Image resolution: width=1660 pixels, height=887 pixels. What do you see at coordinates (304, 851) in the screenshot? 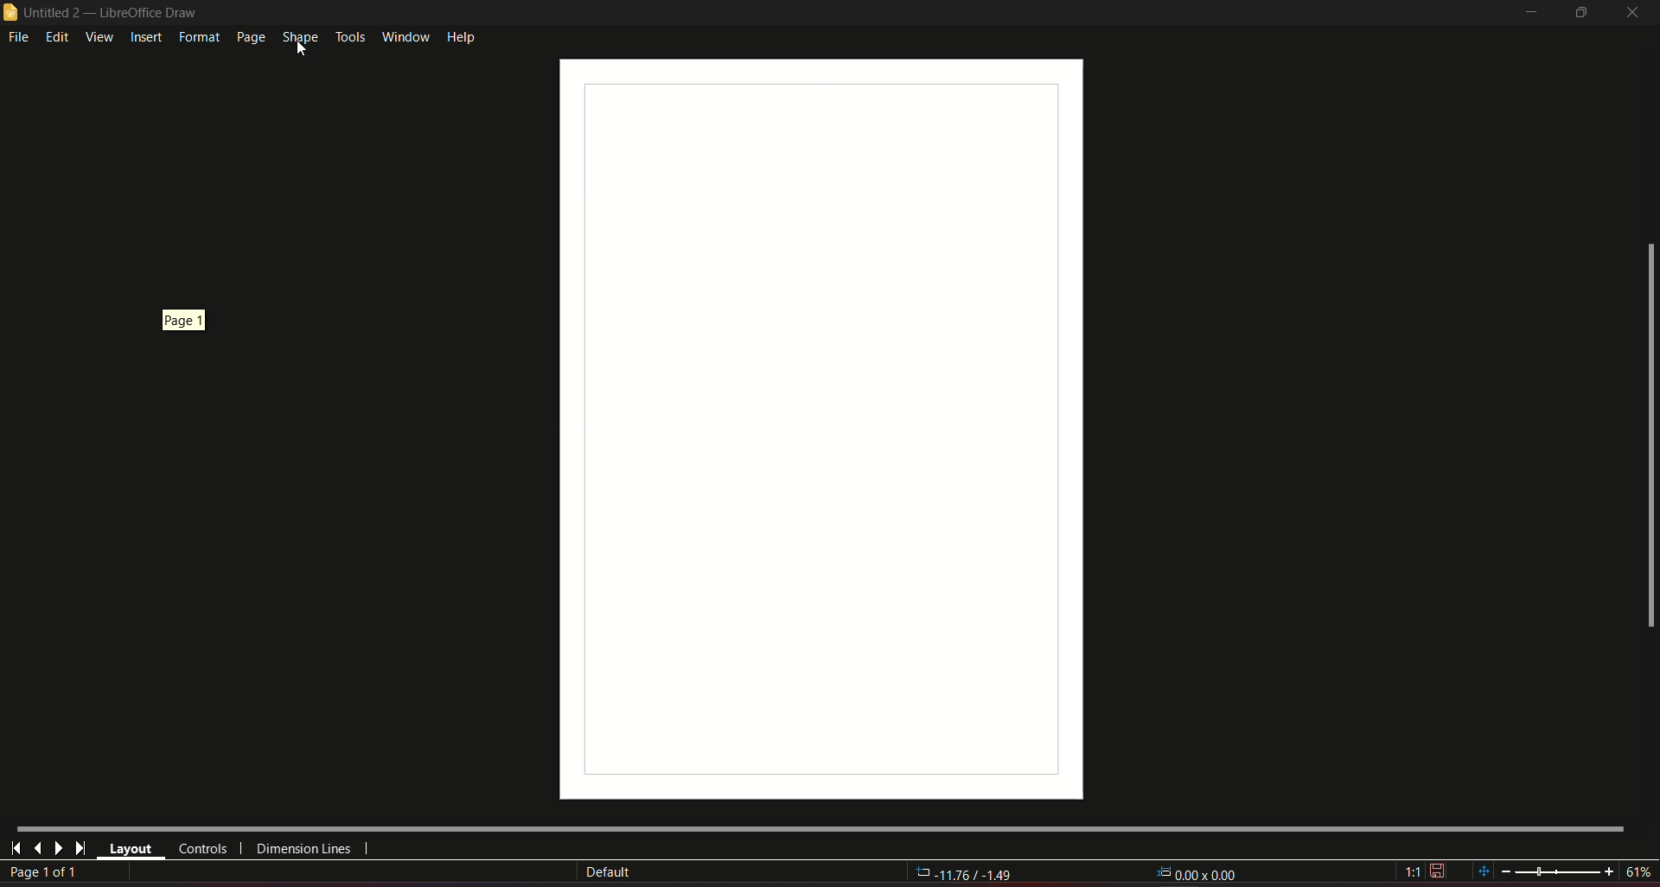
I see `dimension lines` at bounding box center [304, 851].